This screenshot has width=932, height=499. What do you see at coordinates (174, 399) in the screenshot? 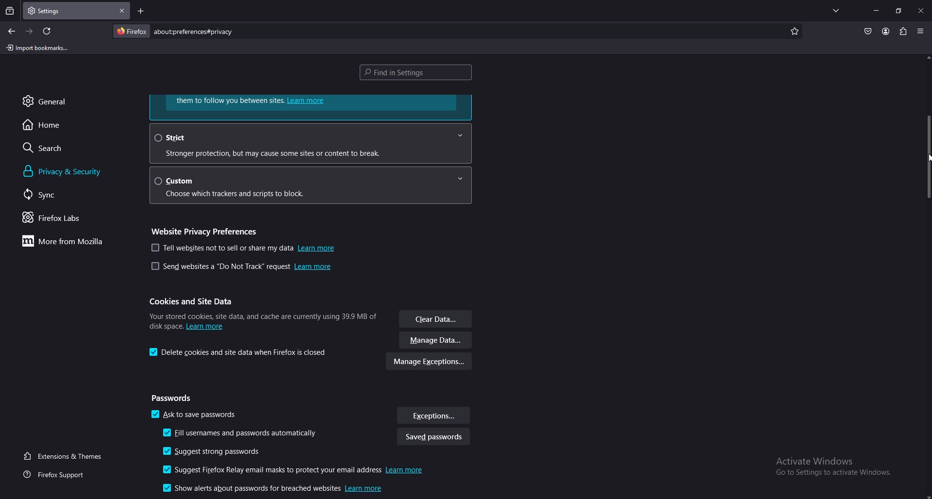
I see `passwords` at bounding box center [174, 399].